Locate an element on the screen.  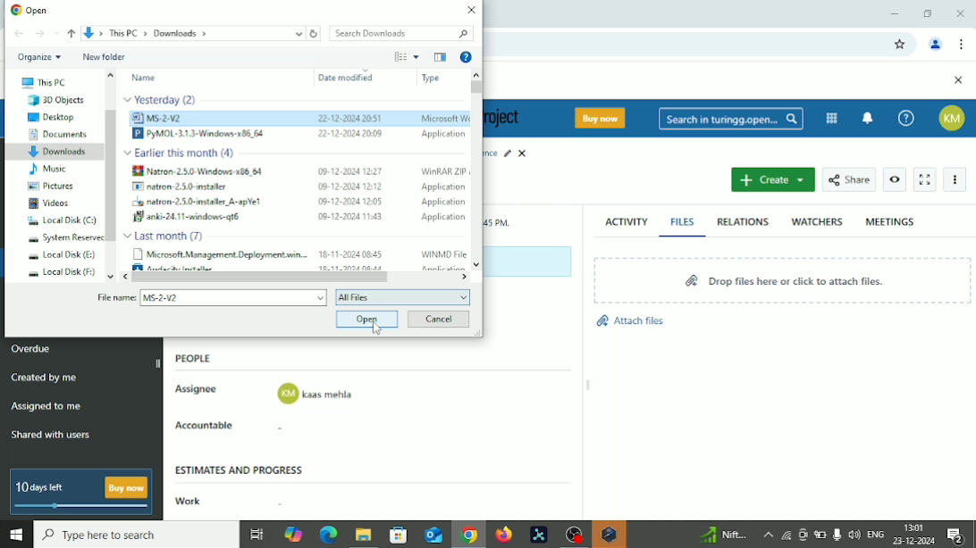
Wifi is located at coordinates (784, 535).